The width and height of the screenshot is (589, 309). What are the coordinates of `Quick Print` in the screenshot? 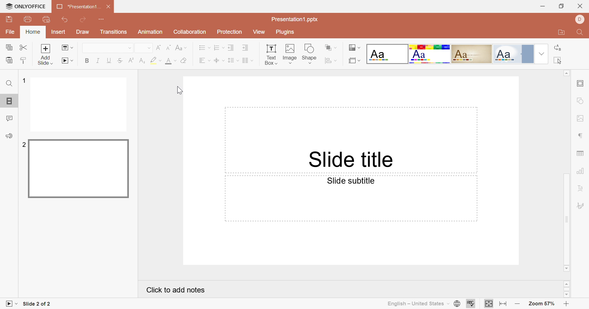 It's located at (48, 20).